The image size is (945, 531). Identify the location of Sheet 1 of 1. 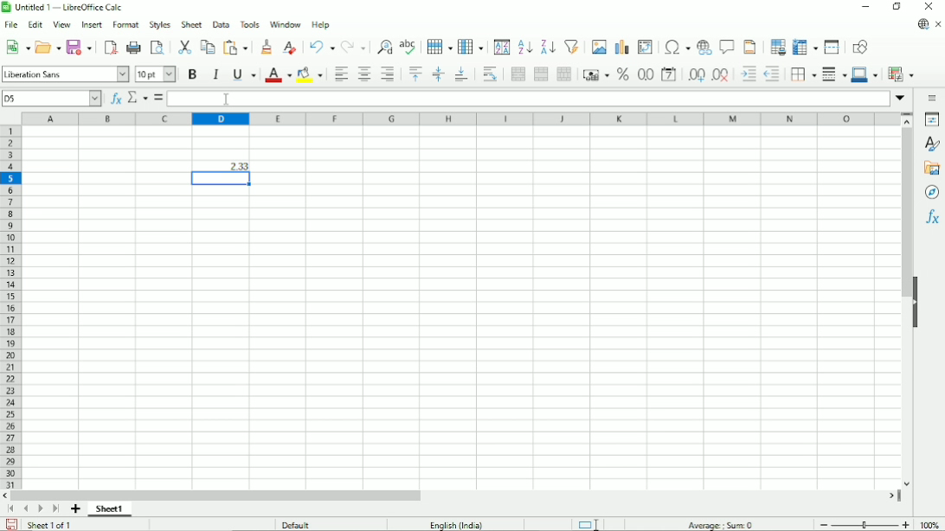
(49, 524).